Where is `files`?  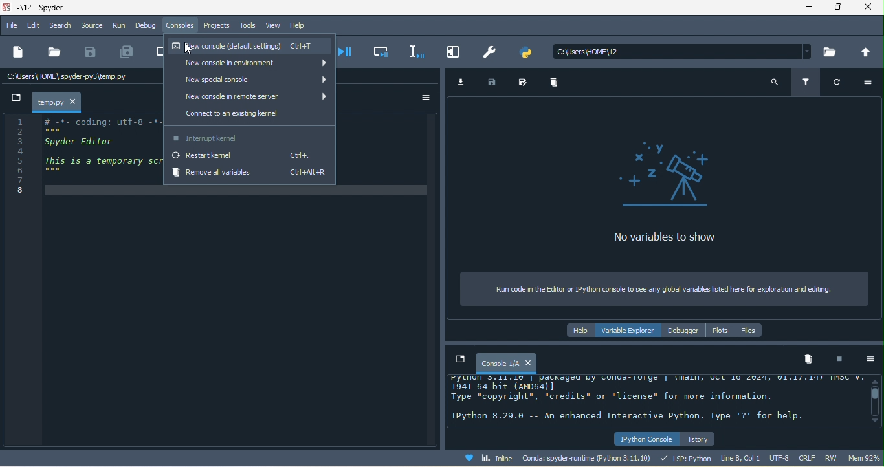 files is located at coordinates (753, 331).